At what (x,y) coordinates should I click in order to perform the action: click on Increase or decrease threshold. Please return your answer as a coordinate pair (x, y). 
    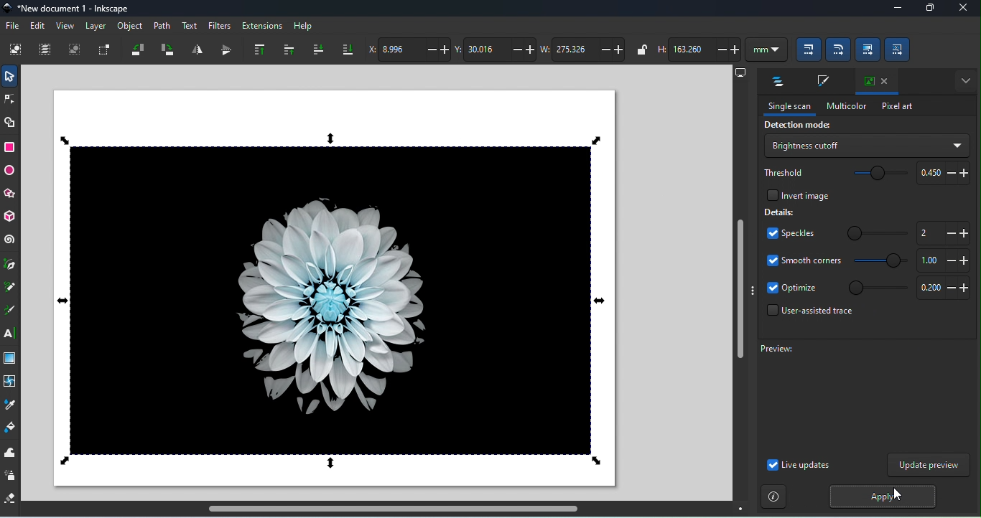
    Looking at the image, I should click on (942, 173).